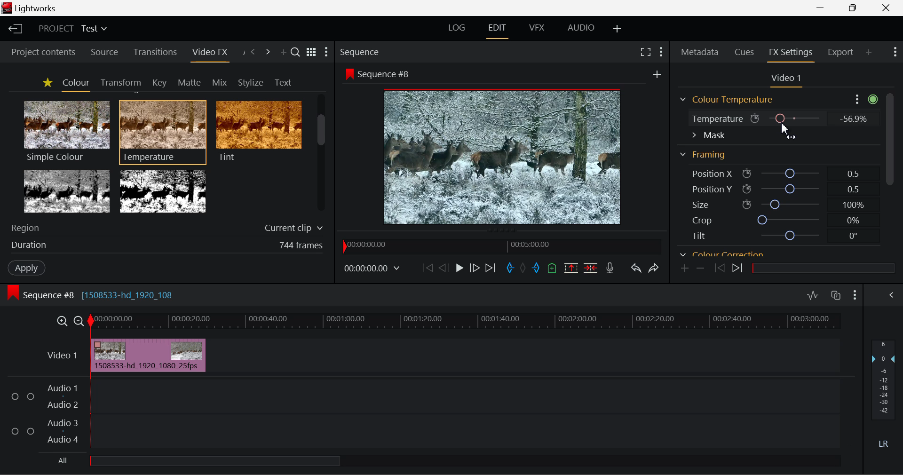 Image resolution: width=903 pixels, height=475 pixels. Describe the element at coordinates (792, 236) in the screenshot. I see `tilt` at that location.